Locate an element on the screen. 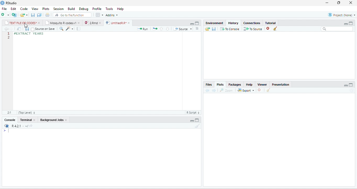  Mosquito R codes.v1 is located at coordinates (61, 23).